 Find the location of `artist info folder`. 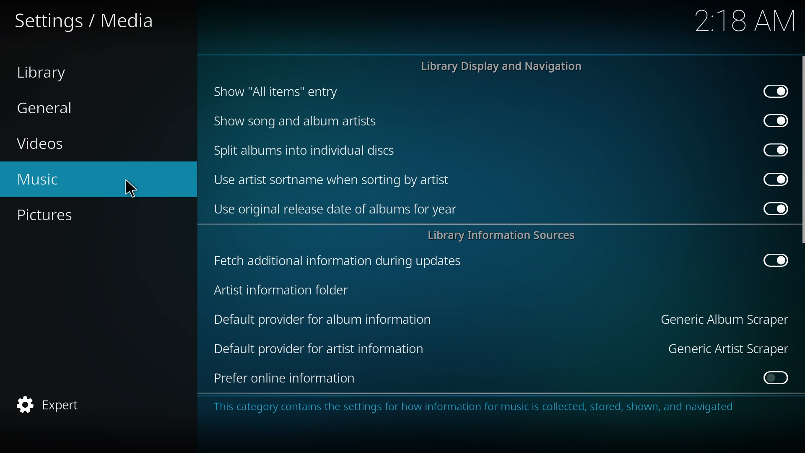

artist info folder is located at coordinates (286, 289).